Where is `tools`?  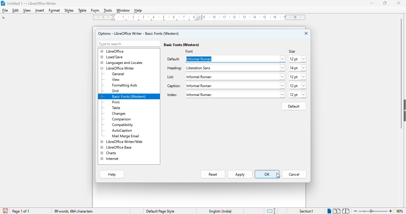
tools is located at coordinates (108, 11).